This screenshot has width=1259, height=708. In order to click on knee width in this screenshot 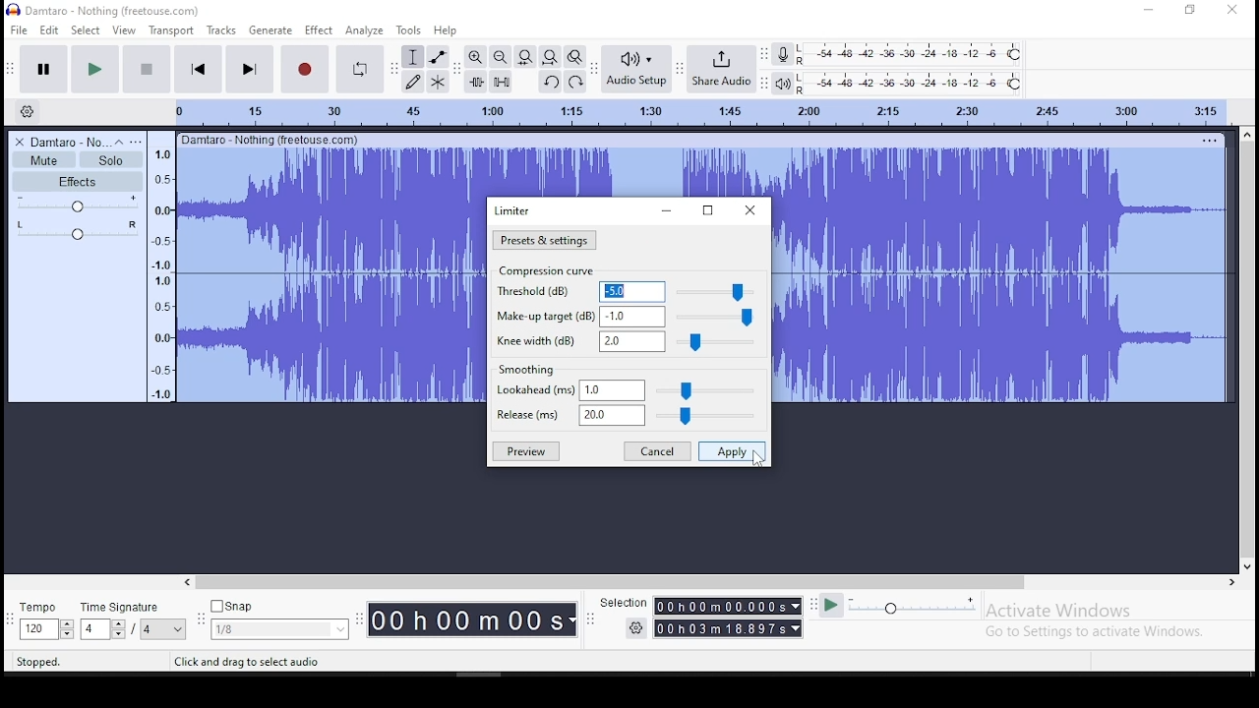, I will do `click(629, 341)`.